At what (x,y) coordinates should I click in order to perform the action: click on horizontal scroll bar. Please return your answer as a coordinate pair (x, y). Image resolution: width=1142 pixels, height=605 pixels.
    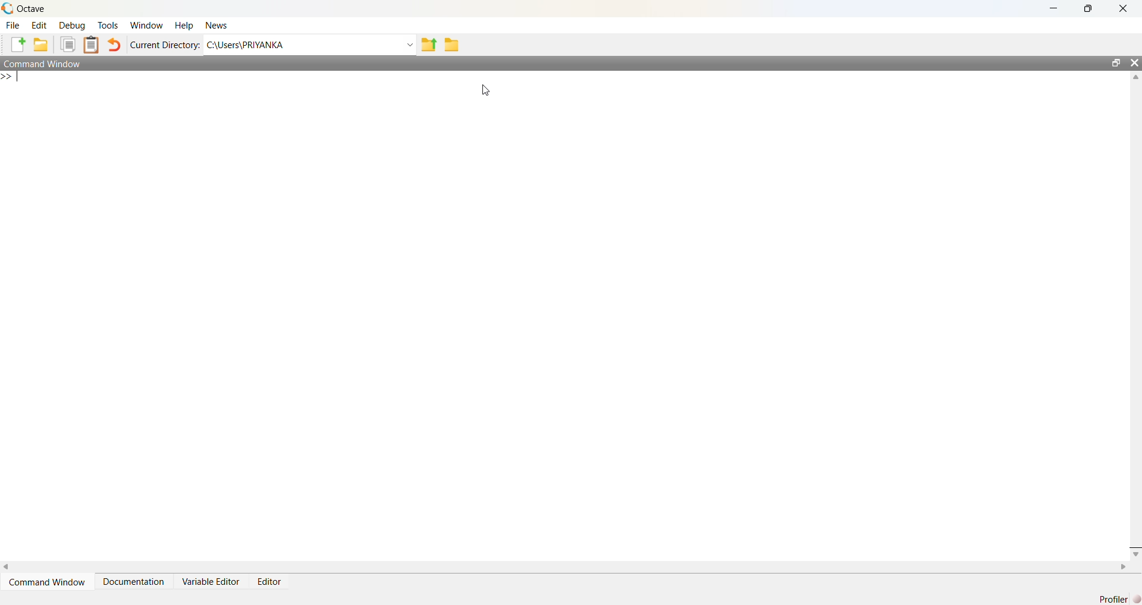
    Looking at the image, I should click on (566, 566).